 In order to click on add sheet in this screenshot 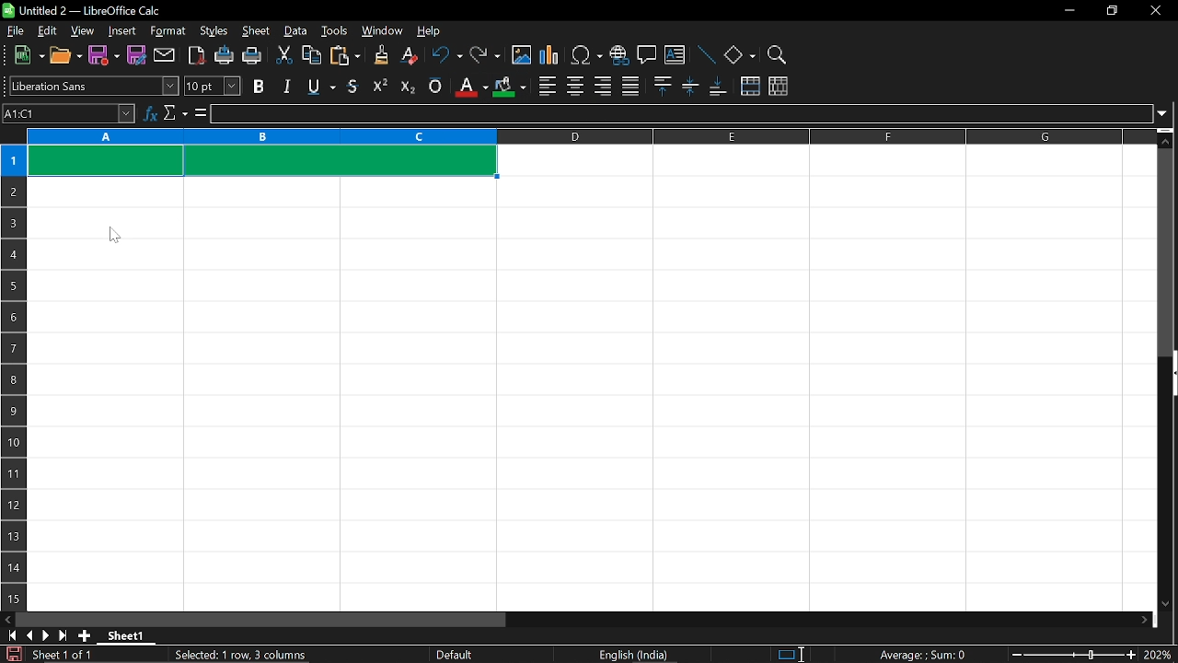, I will do `click(85, 636)`.